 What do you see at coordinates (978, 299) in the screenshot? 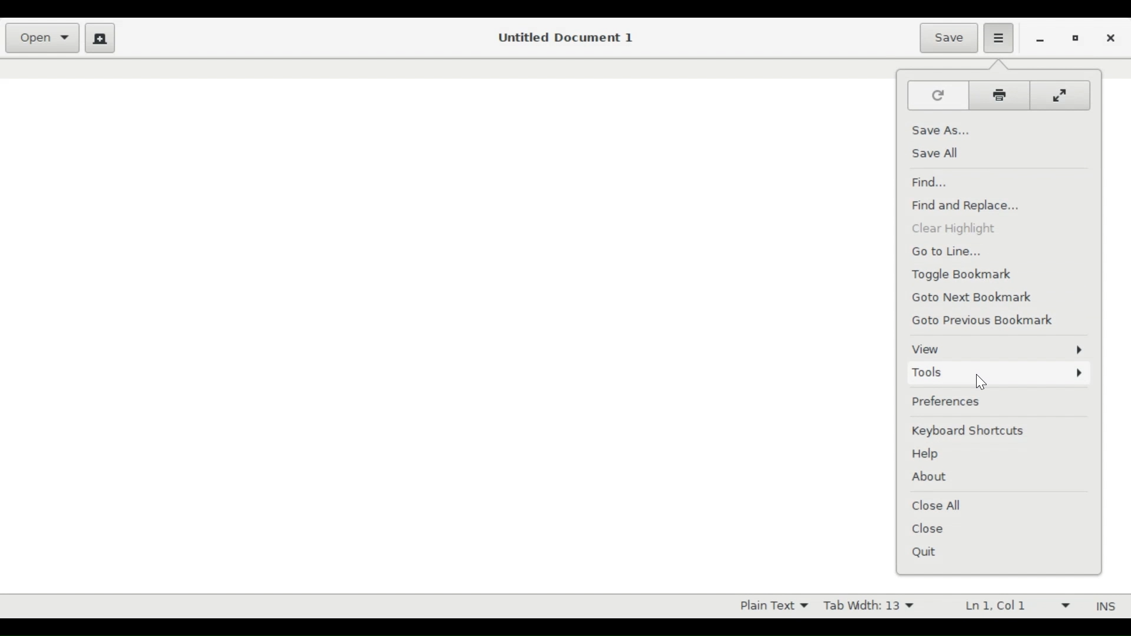
I see `Goto Next Bookmark` at bounding box center [978, 299].